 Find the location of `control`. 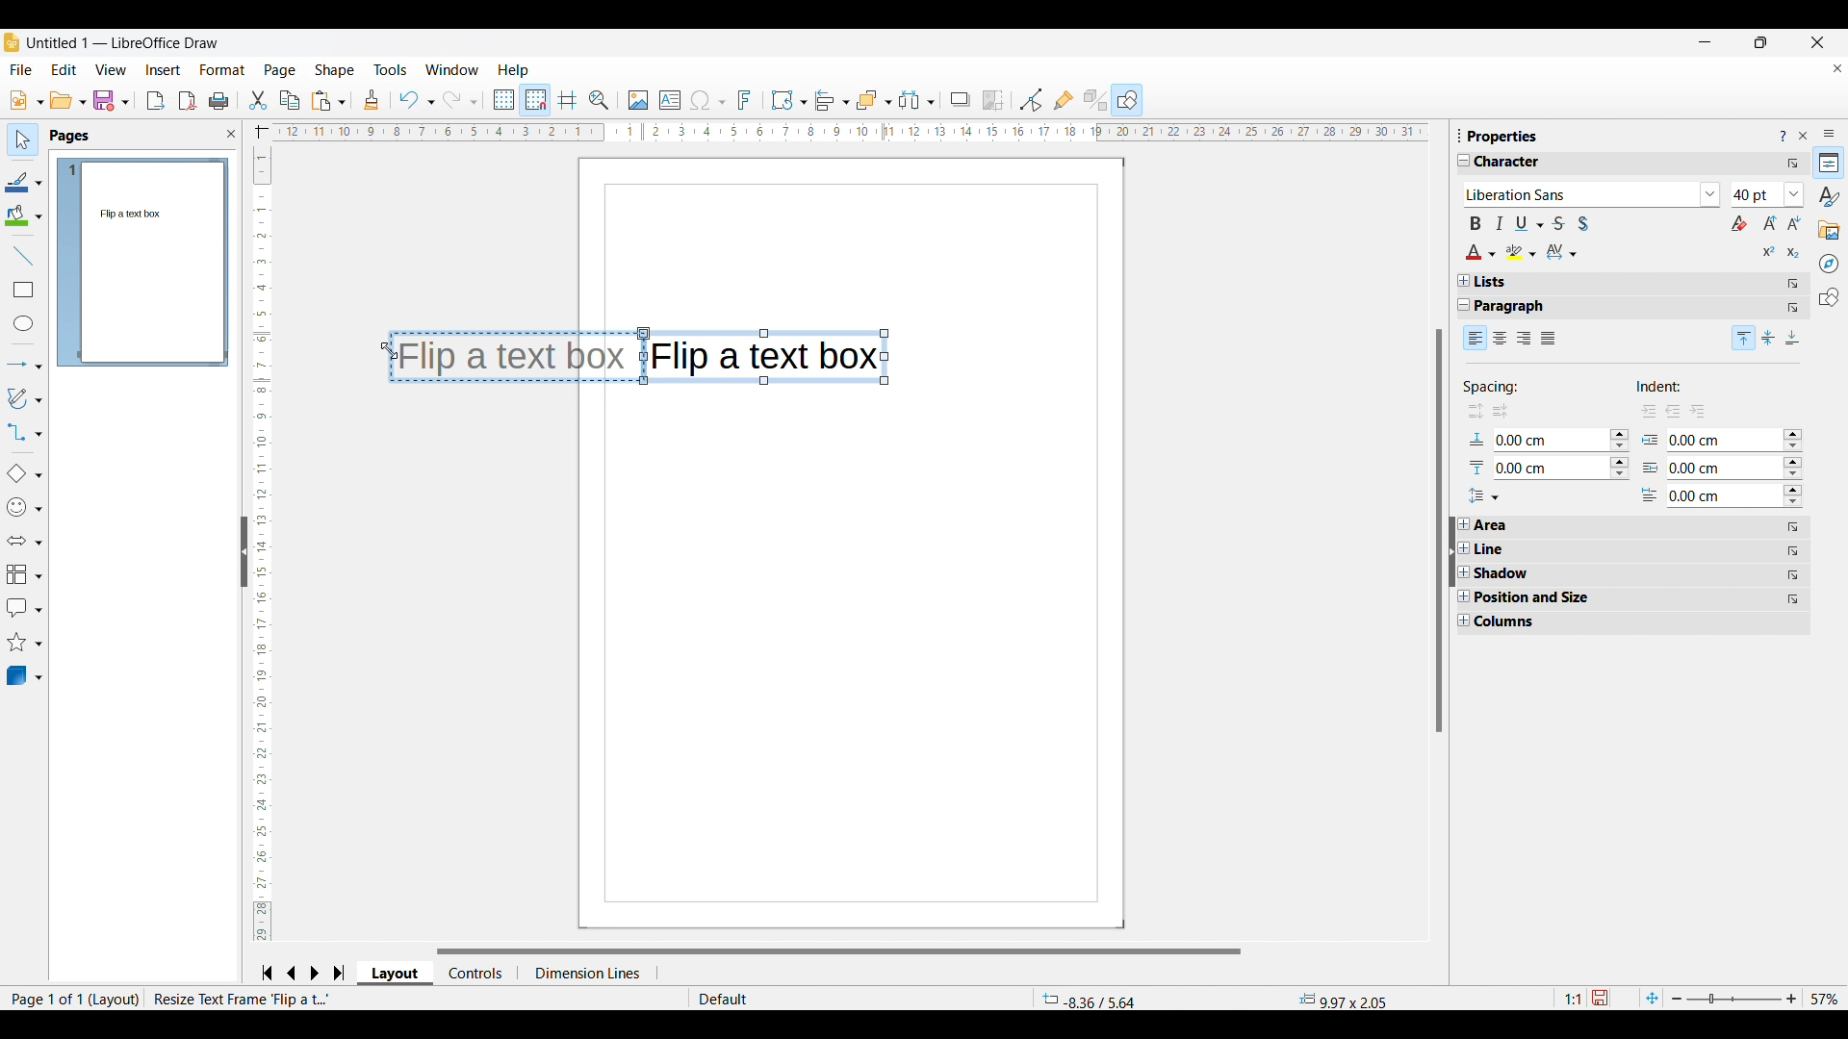

control is located at coordinates (485, 973).